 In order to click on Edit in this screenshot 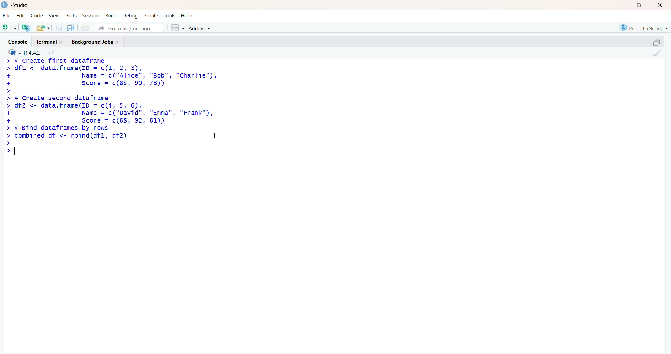, I will do `click(22, 15)`.